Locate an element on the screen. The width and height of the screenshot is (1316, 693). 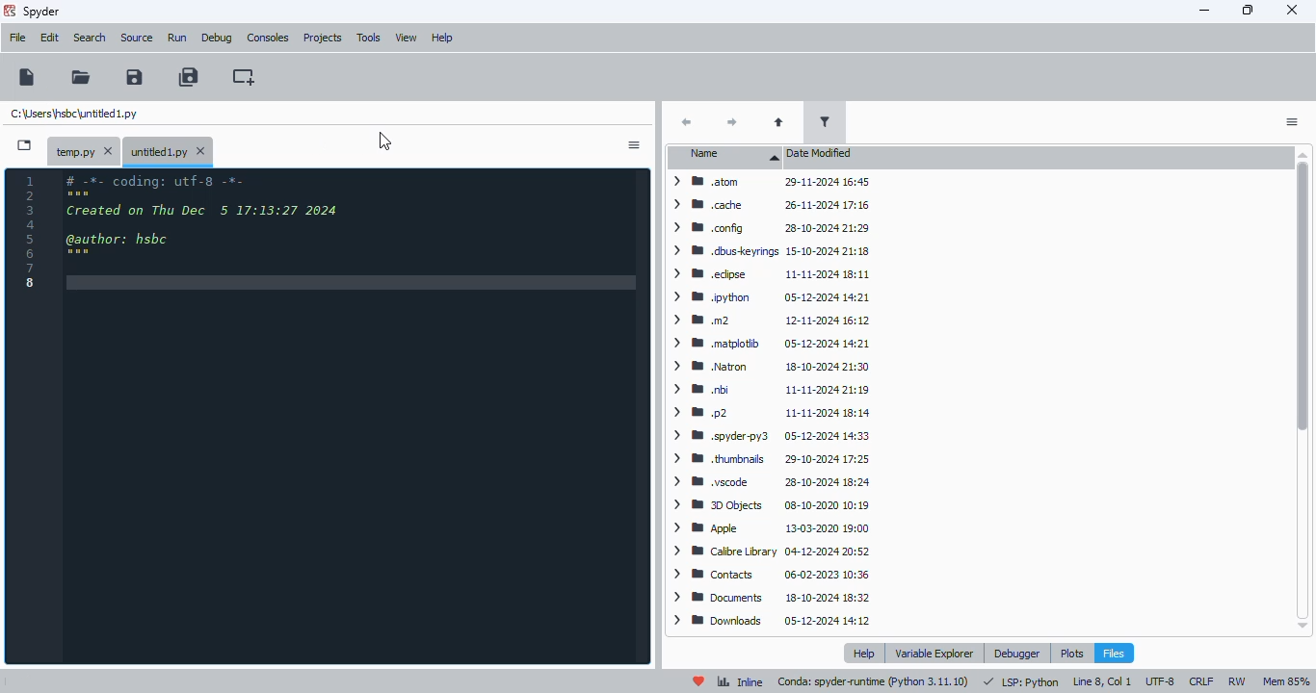
> BW Natron 18-10-2024 21:30 is located at coordinates (768, 368).